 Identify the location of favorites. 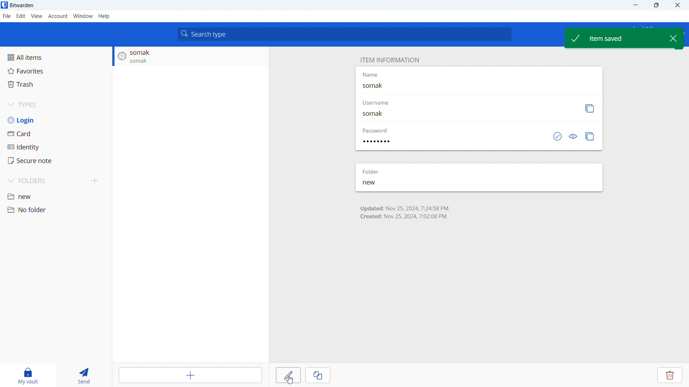
(56, 71).